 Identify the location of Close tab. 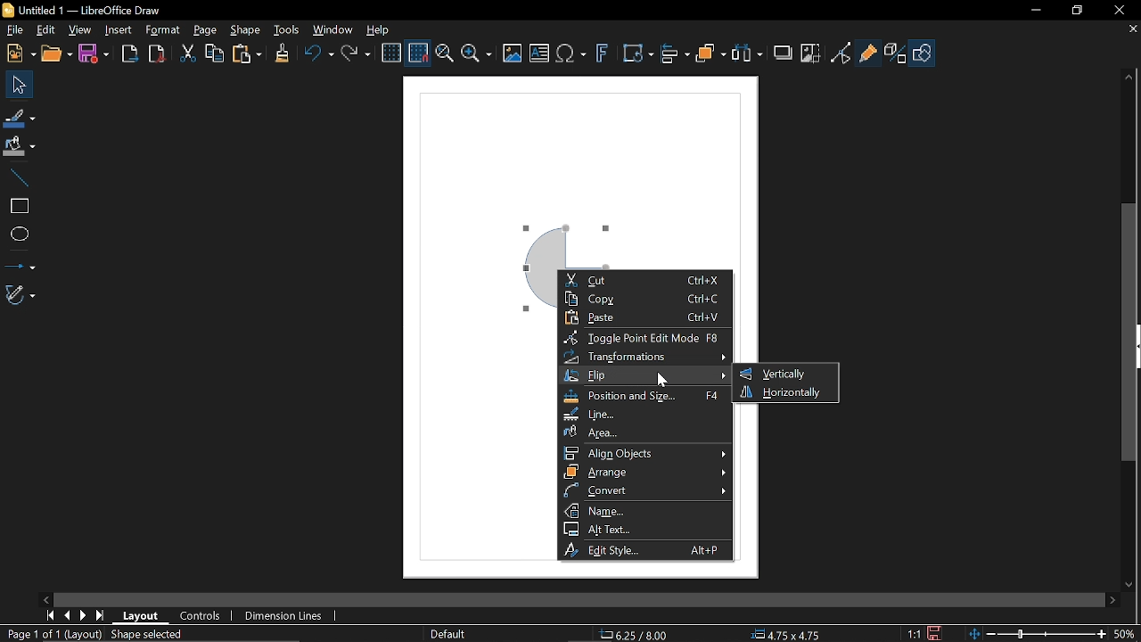
(1133, 29).